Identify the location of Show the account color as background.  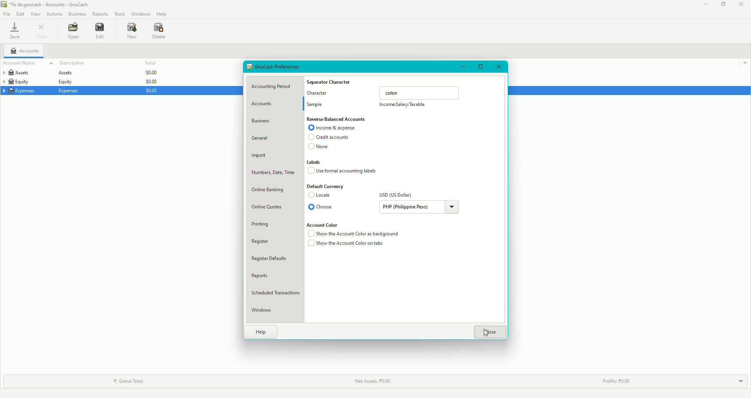
(354, 235).